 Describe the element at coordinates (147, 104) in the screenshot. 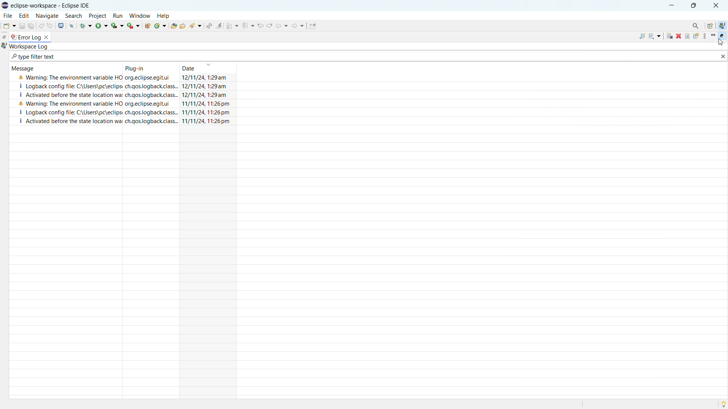

I see `org.eclipse.egit.ui` at that location.